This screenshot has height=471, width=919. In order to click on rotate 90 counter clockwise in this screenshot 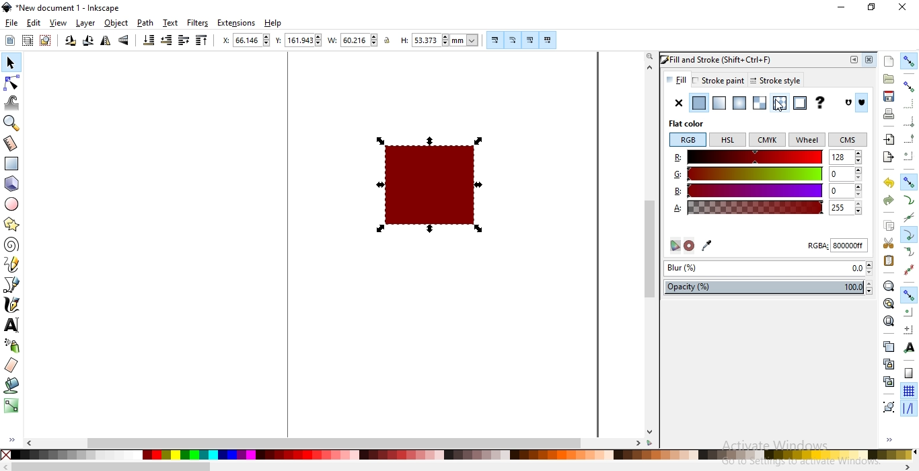, I will do `click(69, 42)`.